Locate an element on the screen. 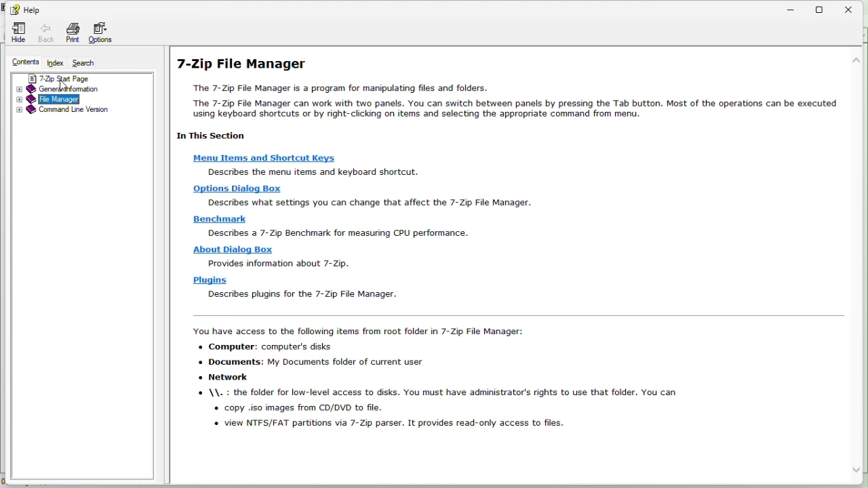 This screenshot has height=488, width=868. Command line version is located at coordinates (80, 112).